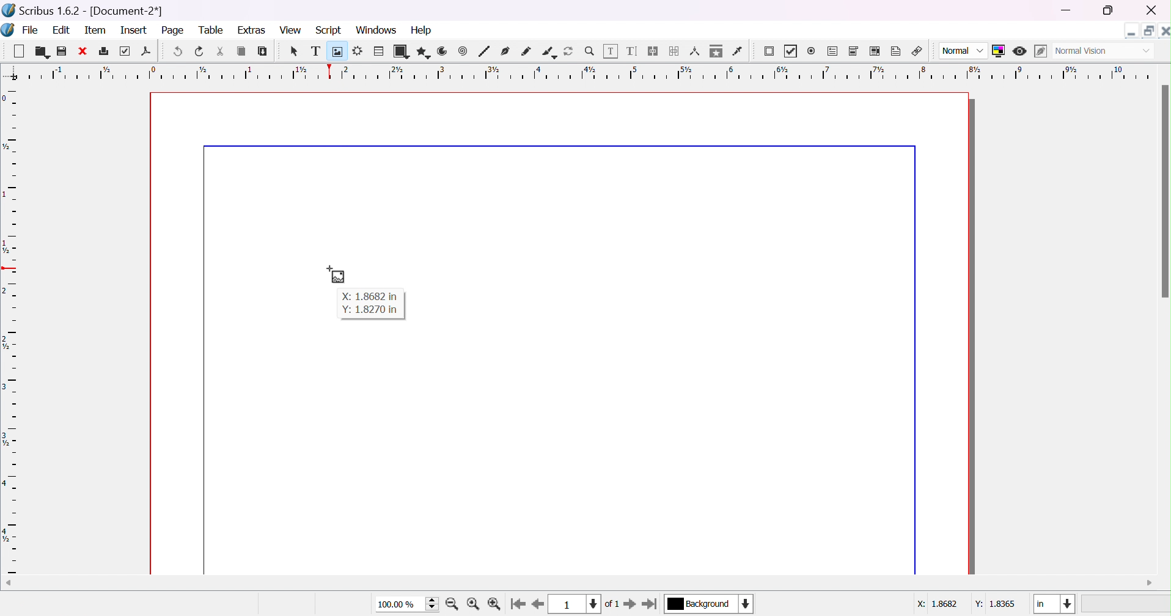 The height and width of the screenshot is (616, 1171). I want to click on 100.00%, so click(408, 604).